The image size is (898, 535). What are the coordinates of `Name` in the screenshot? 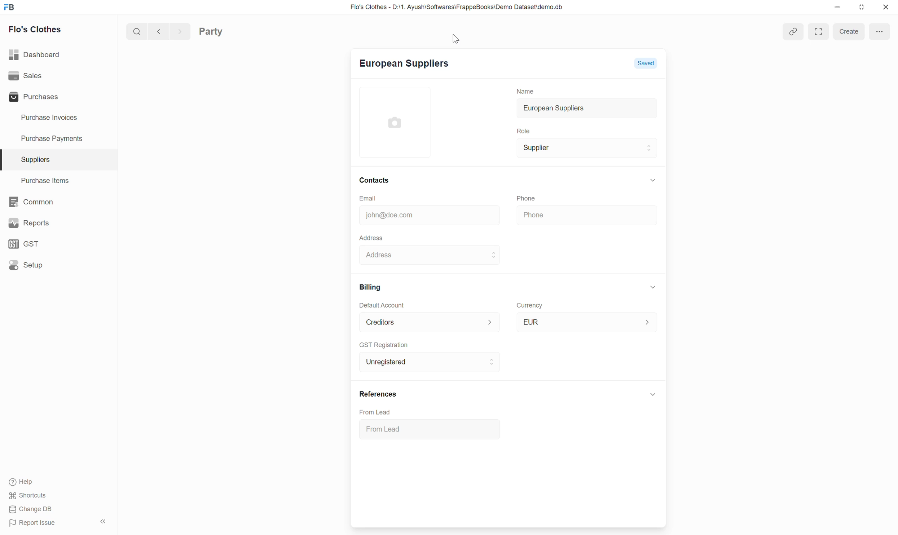 It's located at (521, 89).